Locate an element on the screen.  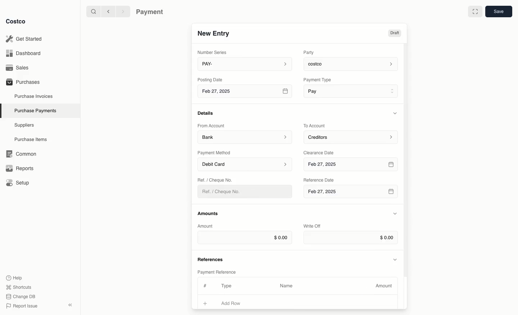
To Account is located at coordinates (315, 125).